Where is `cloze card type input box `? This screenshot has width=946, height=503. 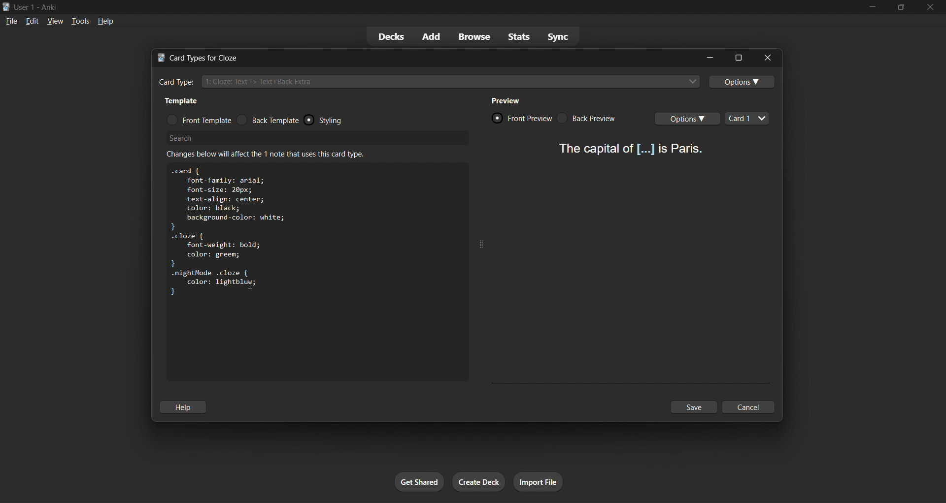
cloze card type input box  is located at coordinates (429, 82).